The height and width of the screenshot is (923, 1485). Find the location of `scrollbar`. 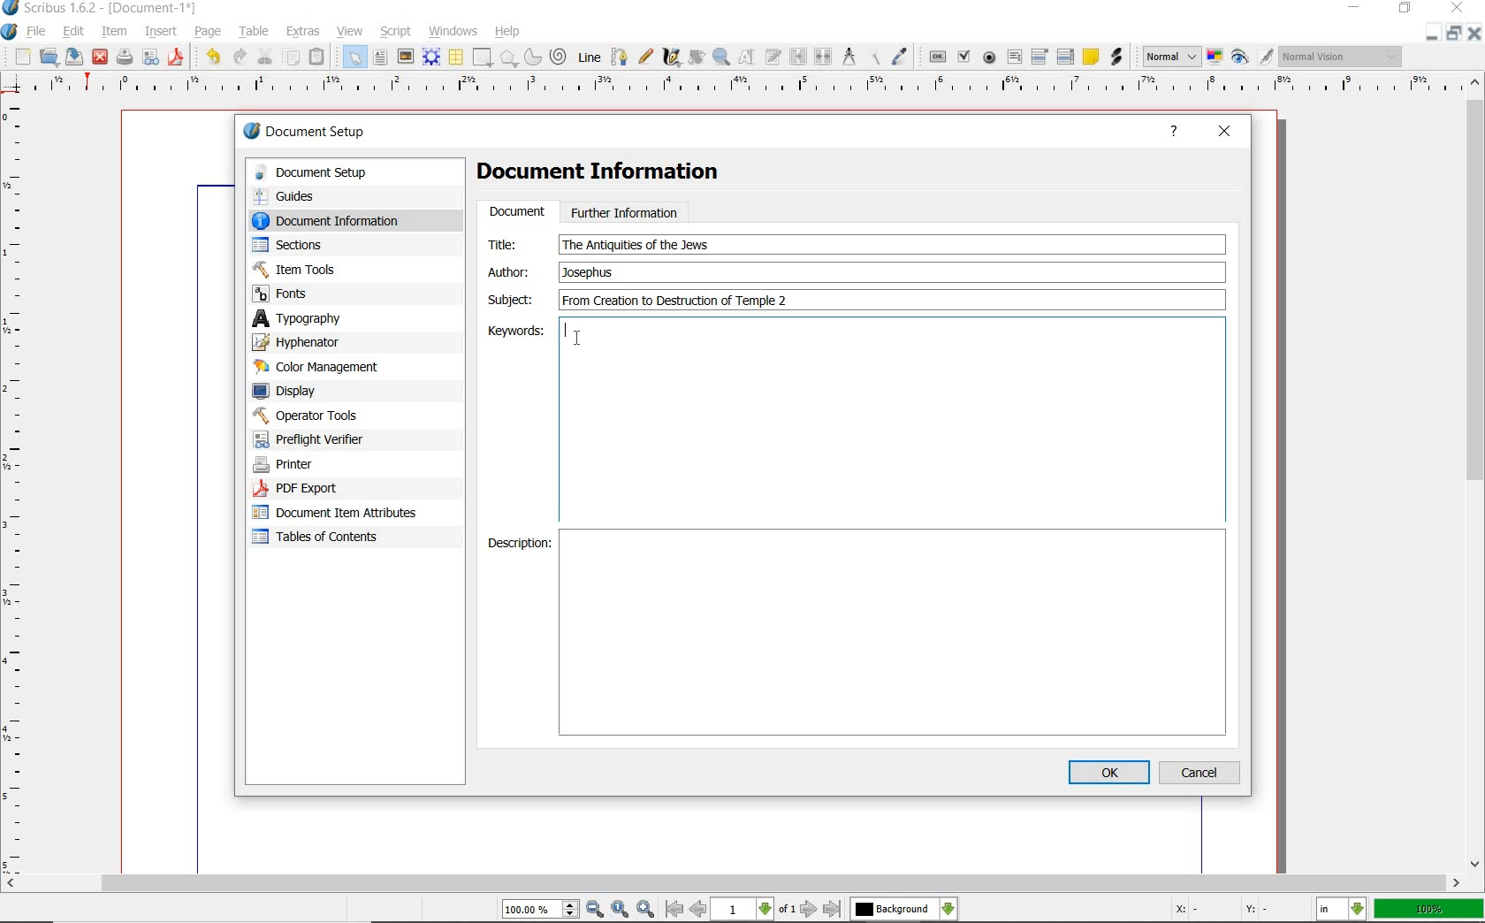

scrollbar is located at coordinates (1476, 474).